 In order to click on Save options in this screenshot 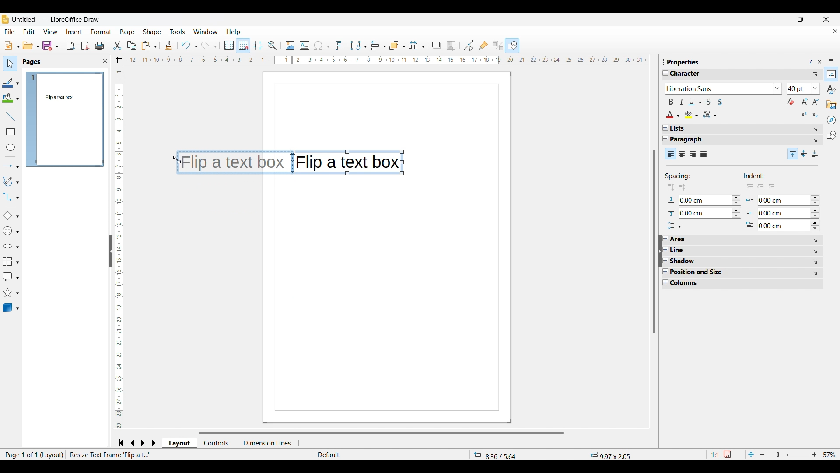, I will do `click(51, 46)`.